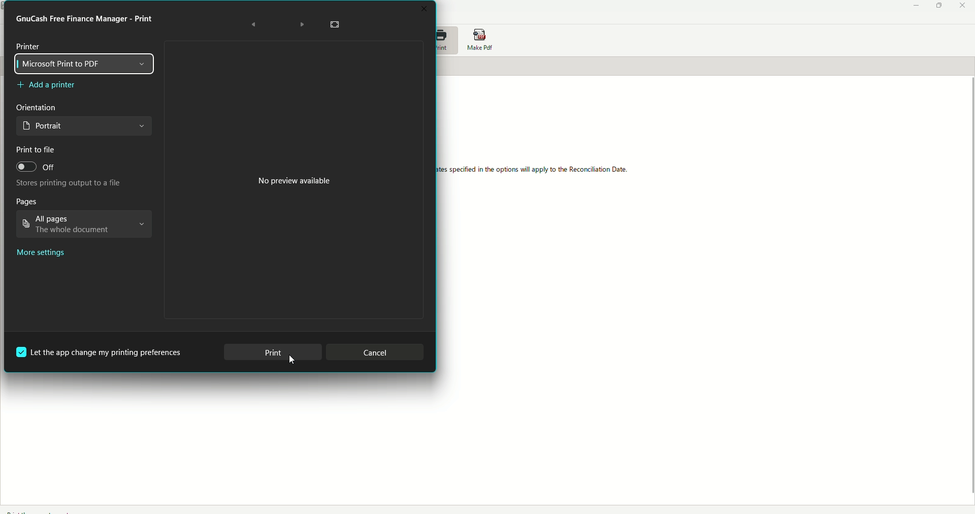  Describe the element at coordinates (254, 25) in the screenshot. I see `Back` at that location.